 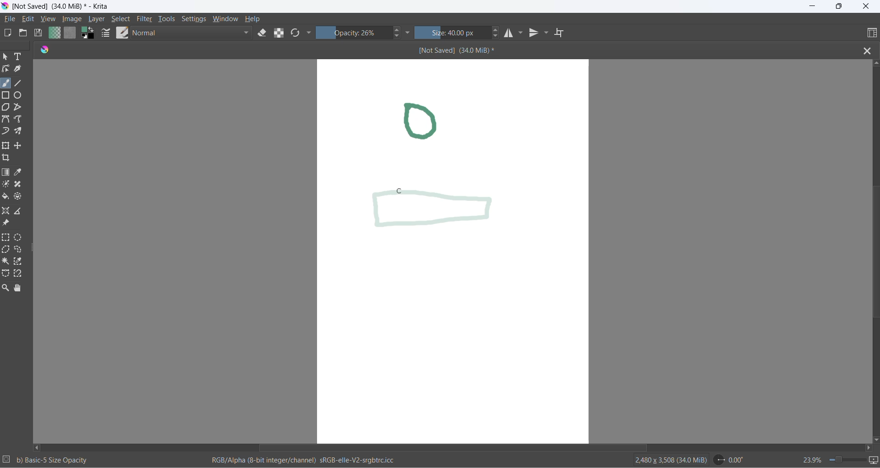 I want to click on horizontal mirror setting dropdown button, so click(x=522, y=32).